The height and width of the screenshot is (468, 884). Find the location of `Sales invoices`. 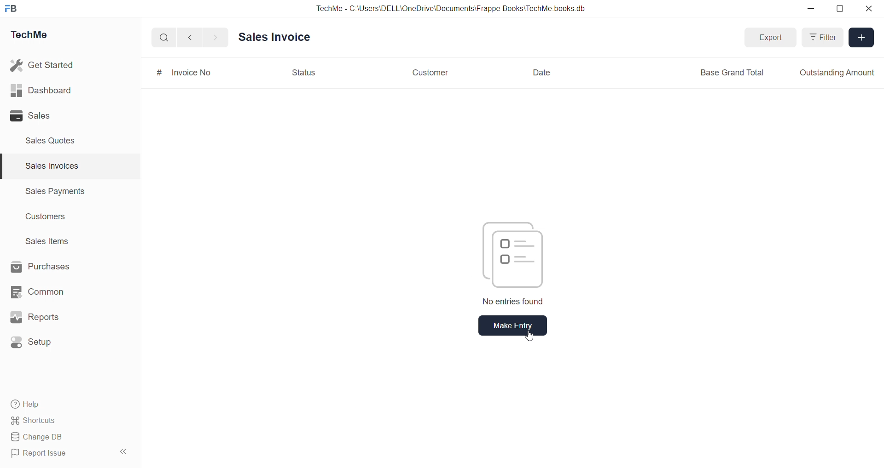

Sales invoices is located at coordinates (51, 166).